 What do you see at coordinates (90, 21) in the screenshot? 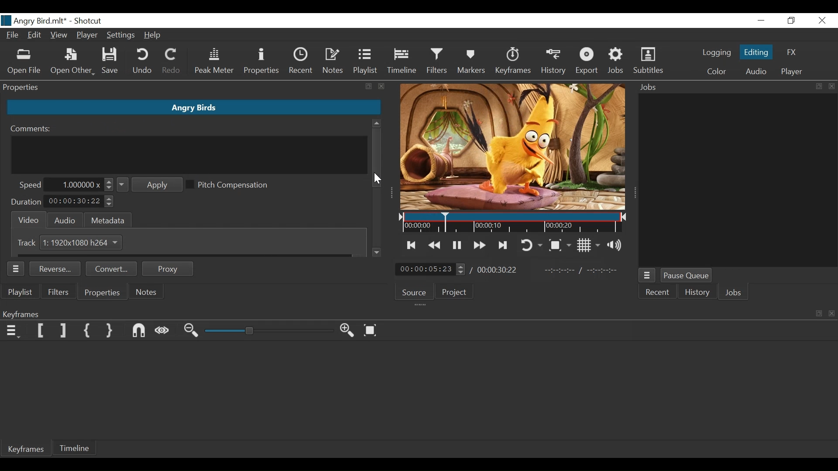
I see `Shotcut` at bounding box center [90, 21].